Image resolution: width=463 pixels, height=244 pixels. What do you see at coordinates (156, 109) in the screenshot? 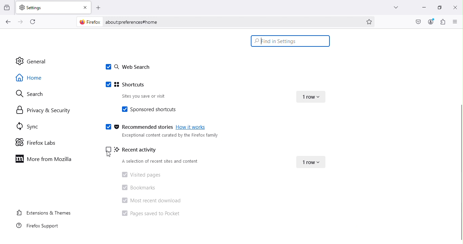
I see `Sponsored shortcuts` at bounding box center [156, 109].